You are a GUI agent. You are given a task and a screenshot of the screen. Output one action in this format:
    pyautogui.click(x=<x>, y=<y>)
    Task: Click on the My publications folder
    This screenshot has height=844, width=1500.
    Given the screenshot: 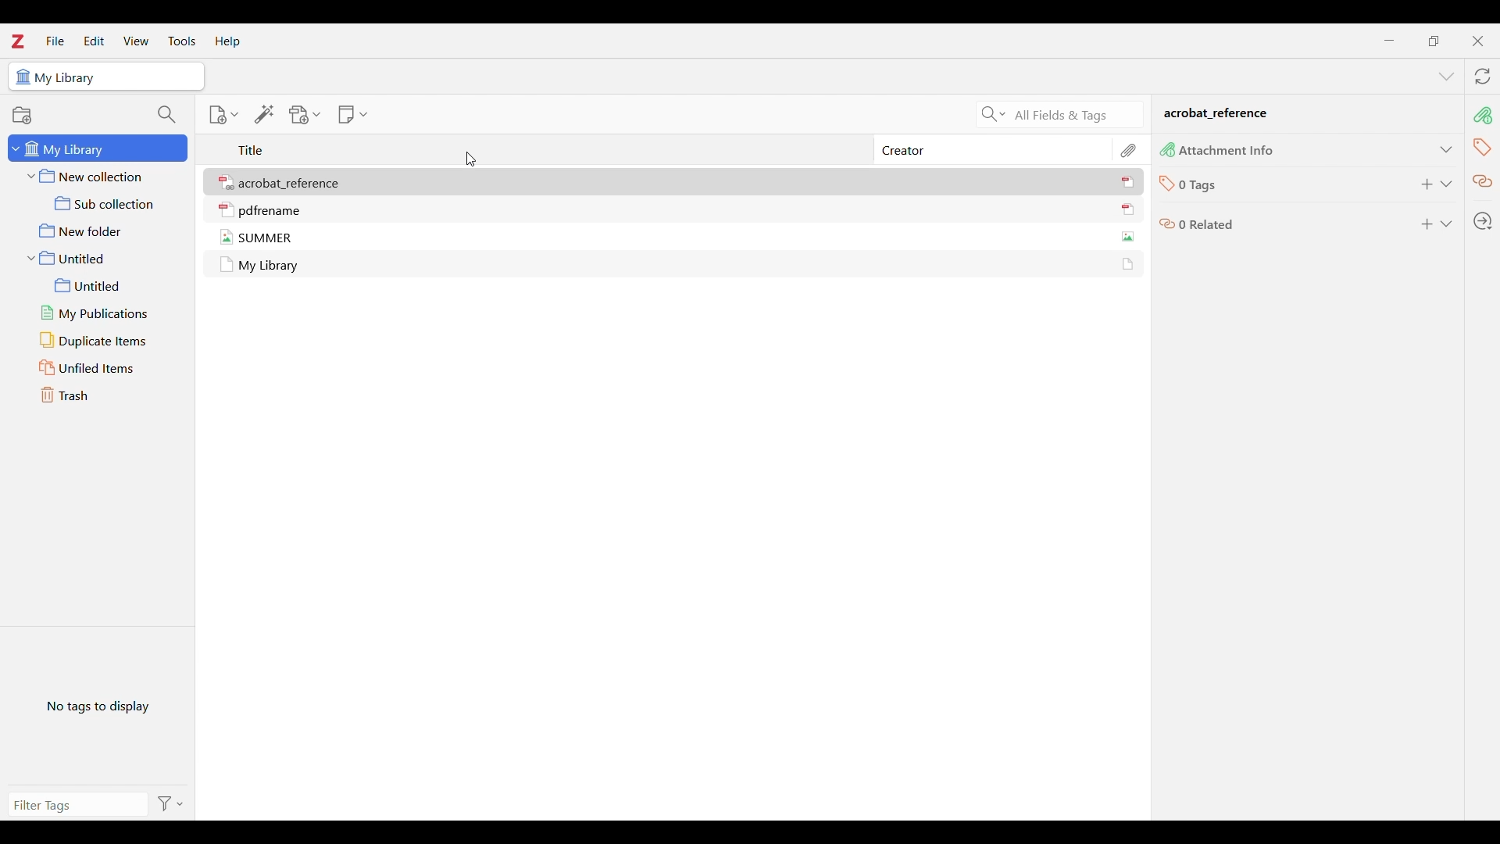 What is the action you would take?
    pyautogui.click(x=103, y=313)
    